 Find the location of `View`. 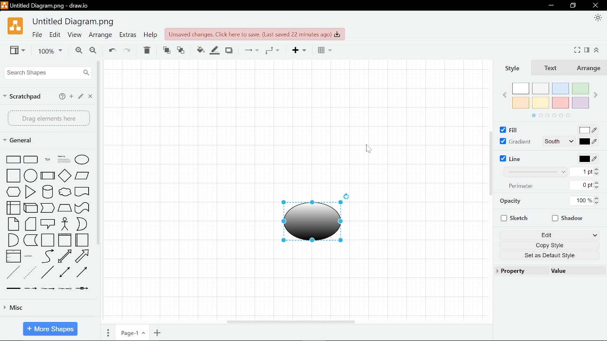

View is located at coordinates (18, 50).